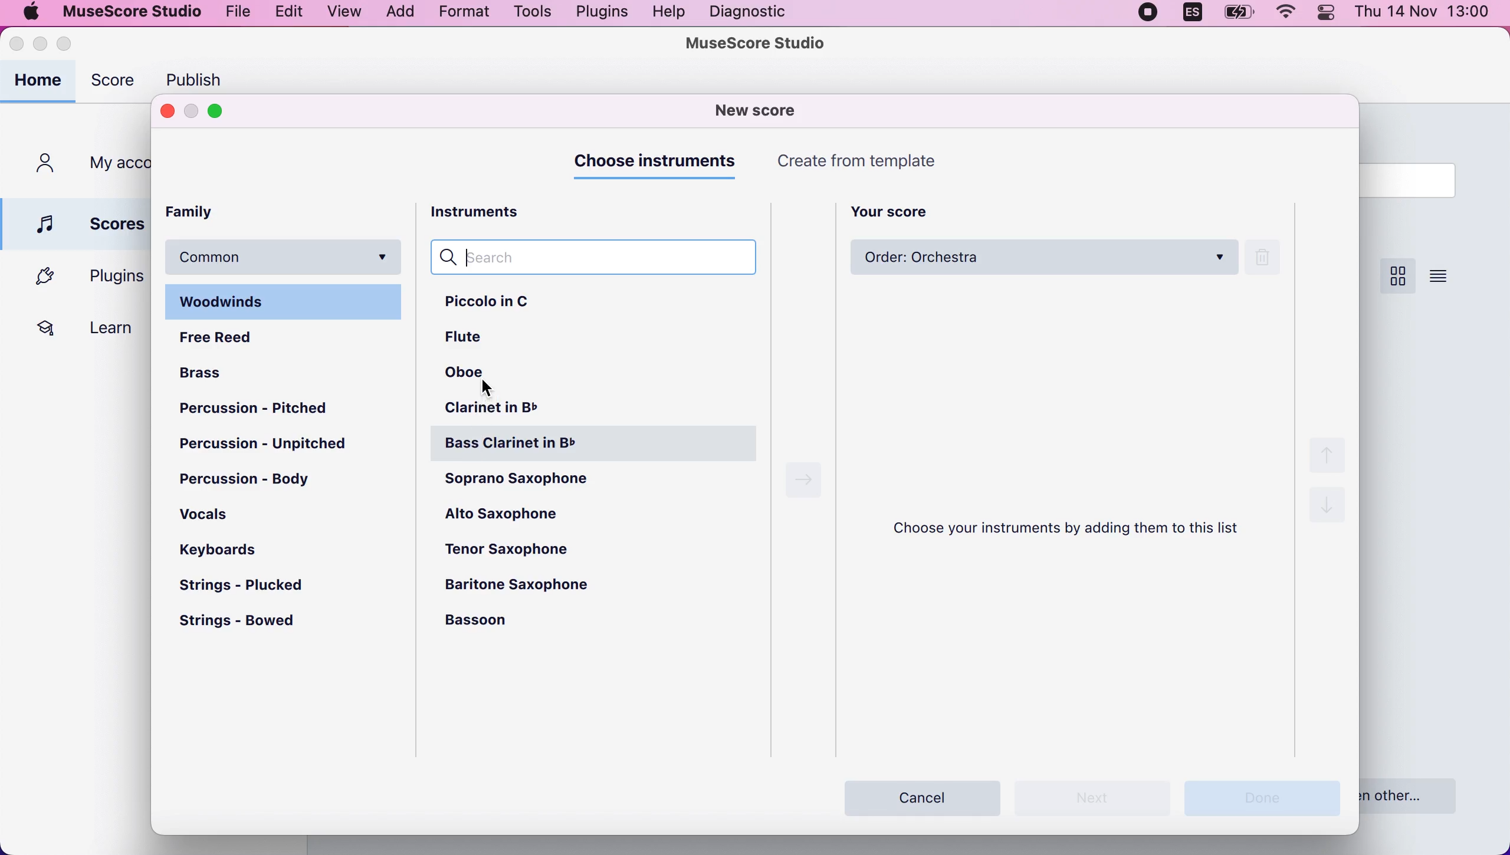  I want to click on scores, so click(79, 222).